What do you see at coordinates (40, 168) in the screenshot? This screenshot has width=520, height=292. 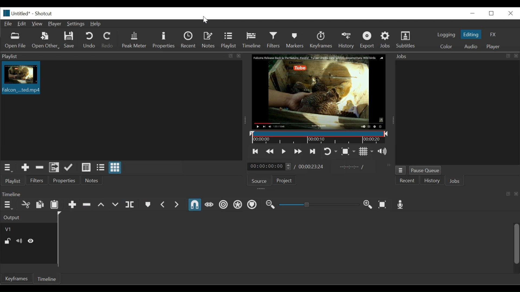 I see `Remove cut` at bounding box center [40, 168].